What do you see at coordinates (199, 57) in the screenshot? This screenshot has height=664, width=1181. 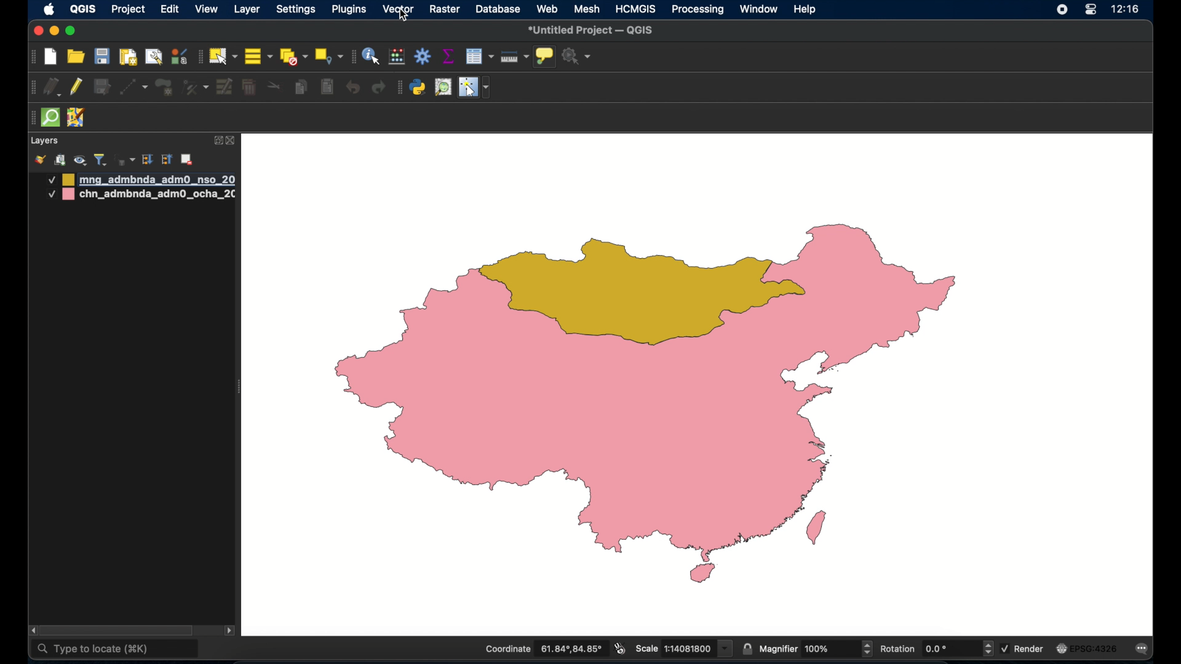 I see `selection toolbar` at bounding box center [199, 57].